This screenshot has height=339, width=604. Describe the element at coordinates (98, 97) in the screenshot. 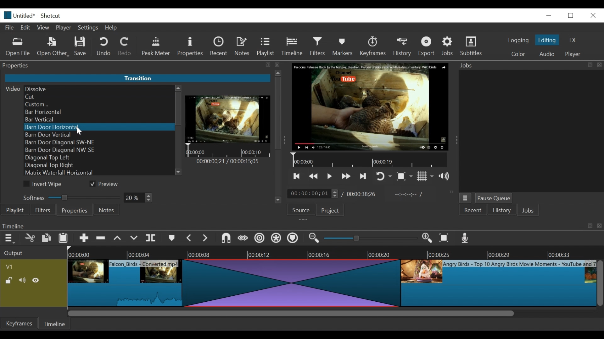

I see `Cut` at that location.